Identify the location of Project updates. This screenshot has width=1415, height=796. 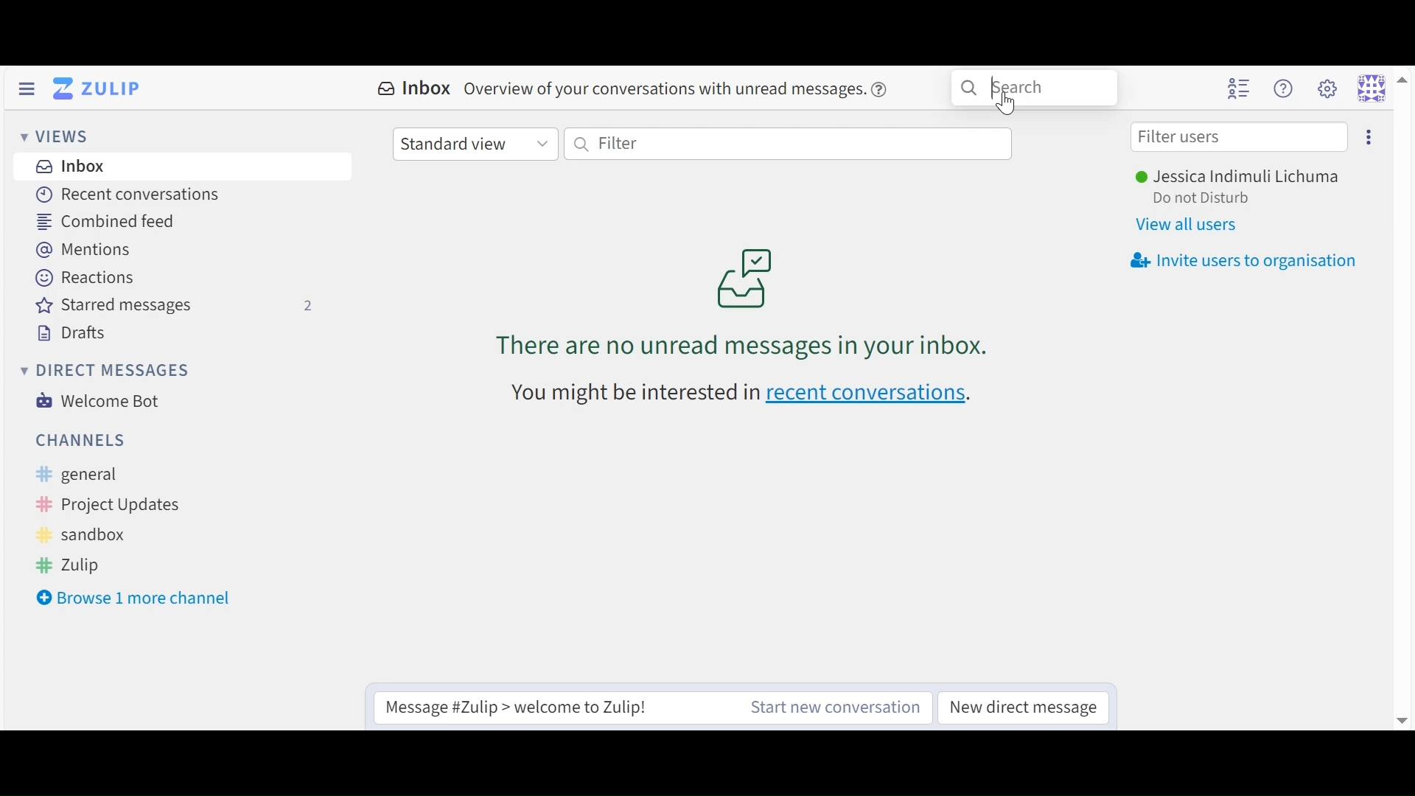
(103, 504).